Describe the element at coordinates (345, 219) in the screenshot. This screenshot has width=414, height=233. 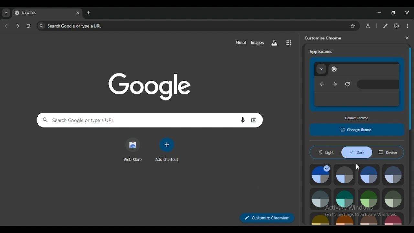
I see `orange` at that location.